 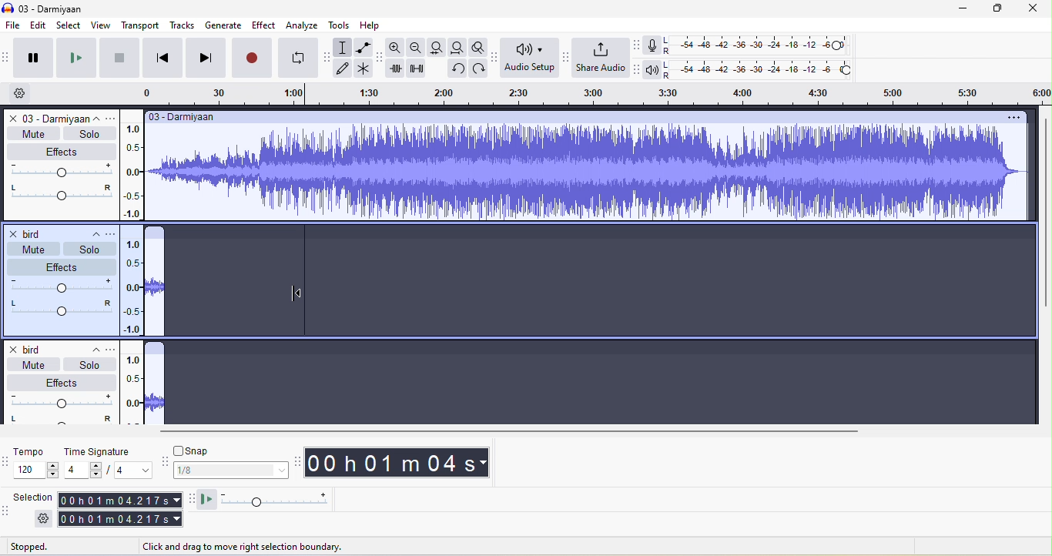 I want to click on value, so click(x=127, y=471).